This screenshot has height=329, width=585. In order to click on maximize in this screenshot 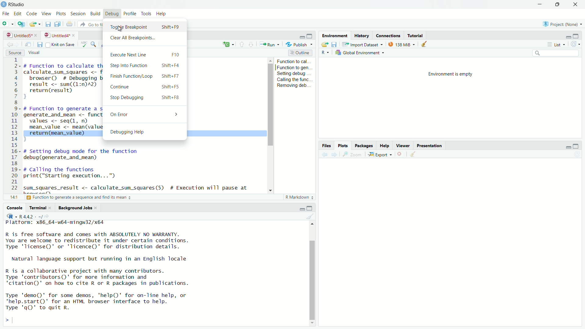, I will do `click(577, 35)`.